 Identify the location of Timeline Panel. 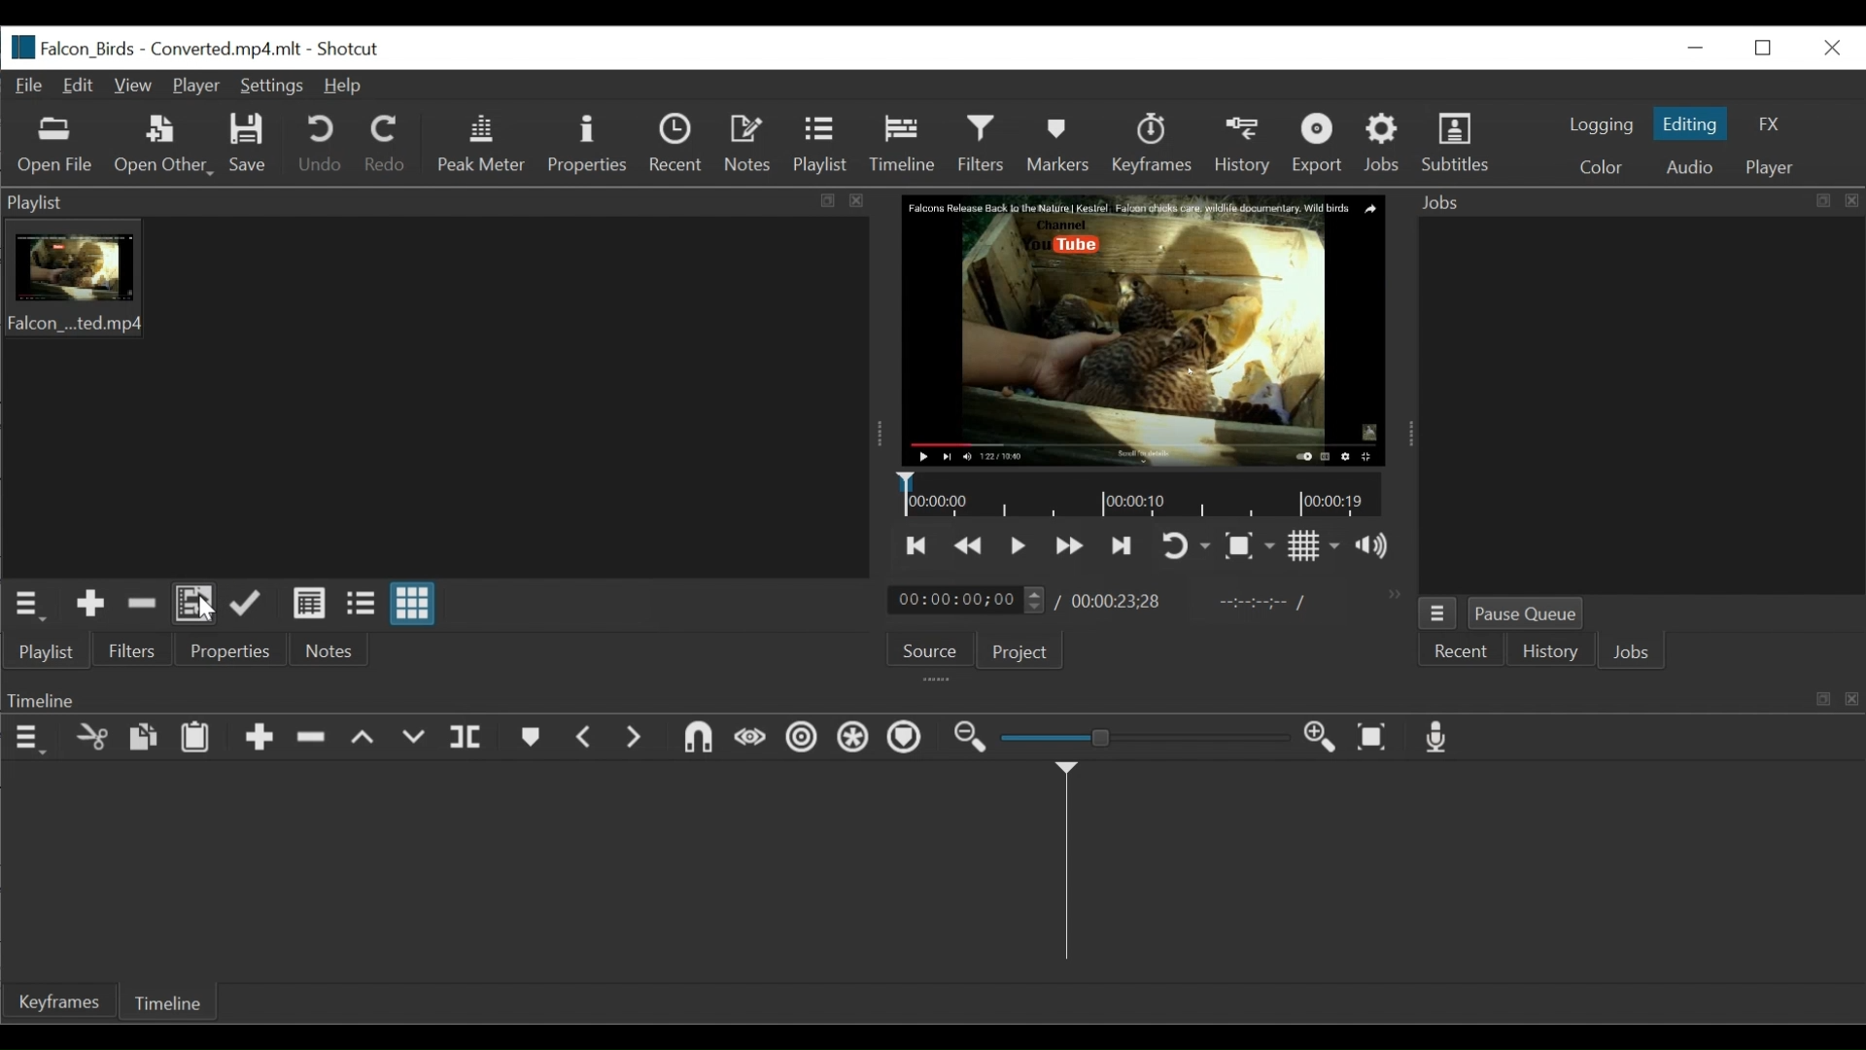
(931, 699).